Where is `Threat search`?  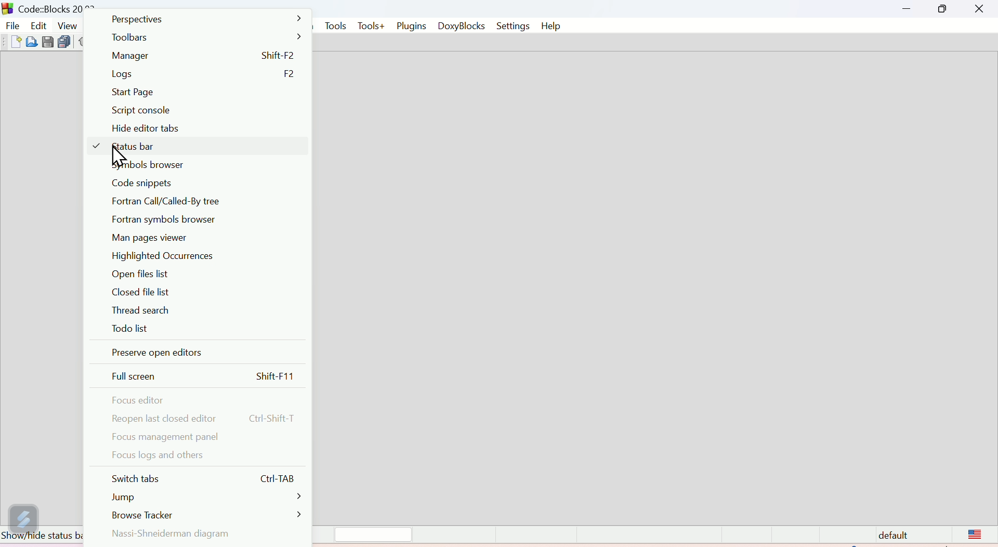
Threat search is located at coordinates (137, 309).